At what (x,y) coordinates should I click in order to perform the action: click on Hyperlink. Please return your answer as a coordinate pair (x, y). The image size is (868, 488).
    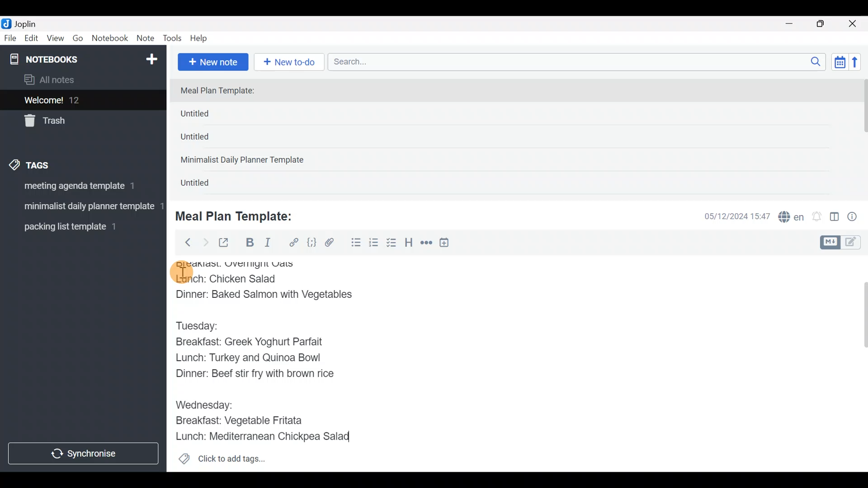
    Looking at the image, I should click on (294, 243).